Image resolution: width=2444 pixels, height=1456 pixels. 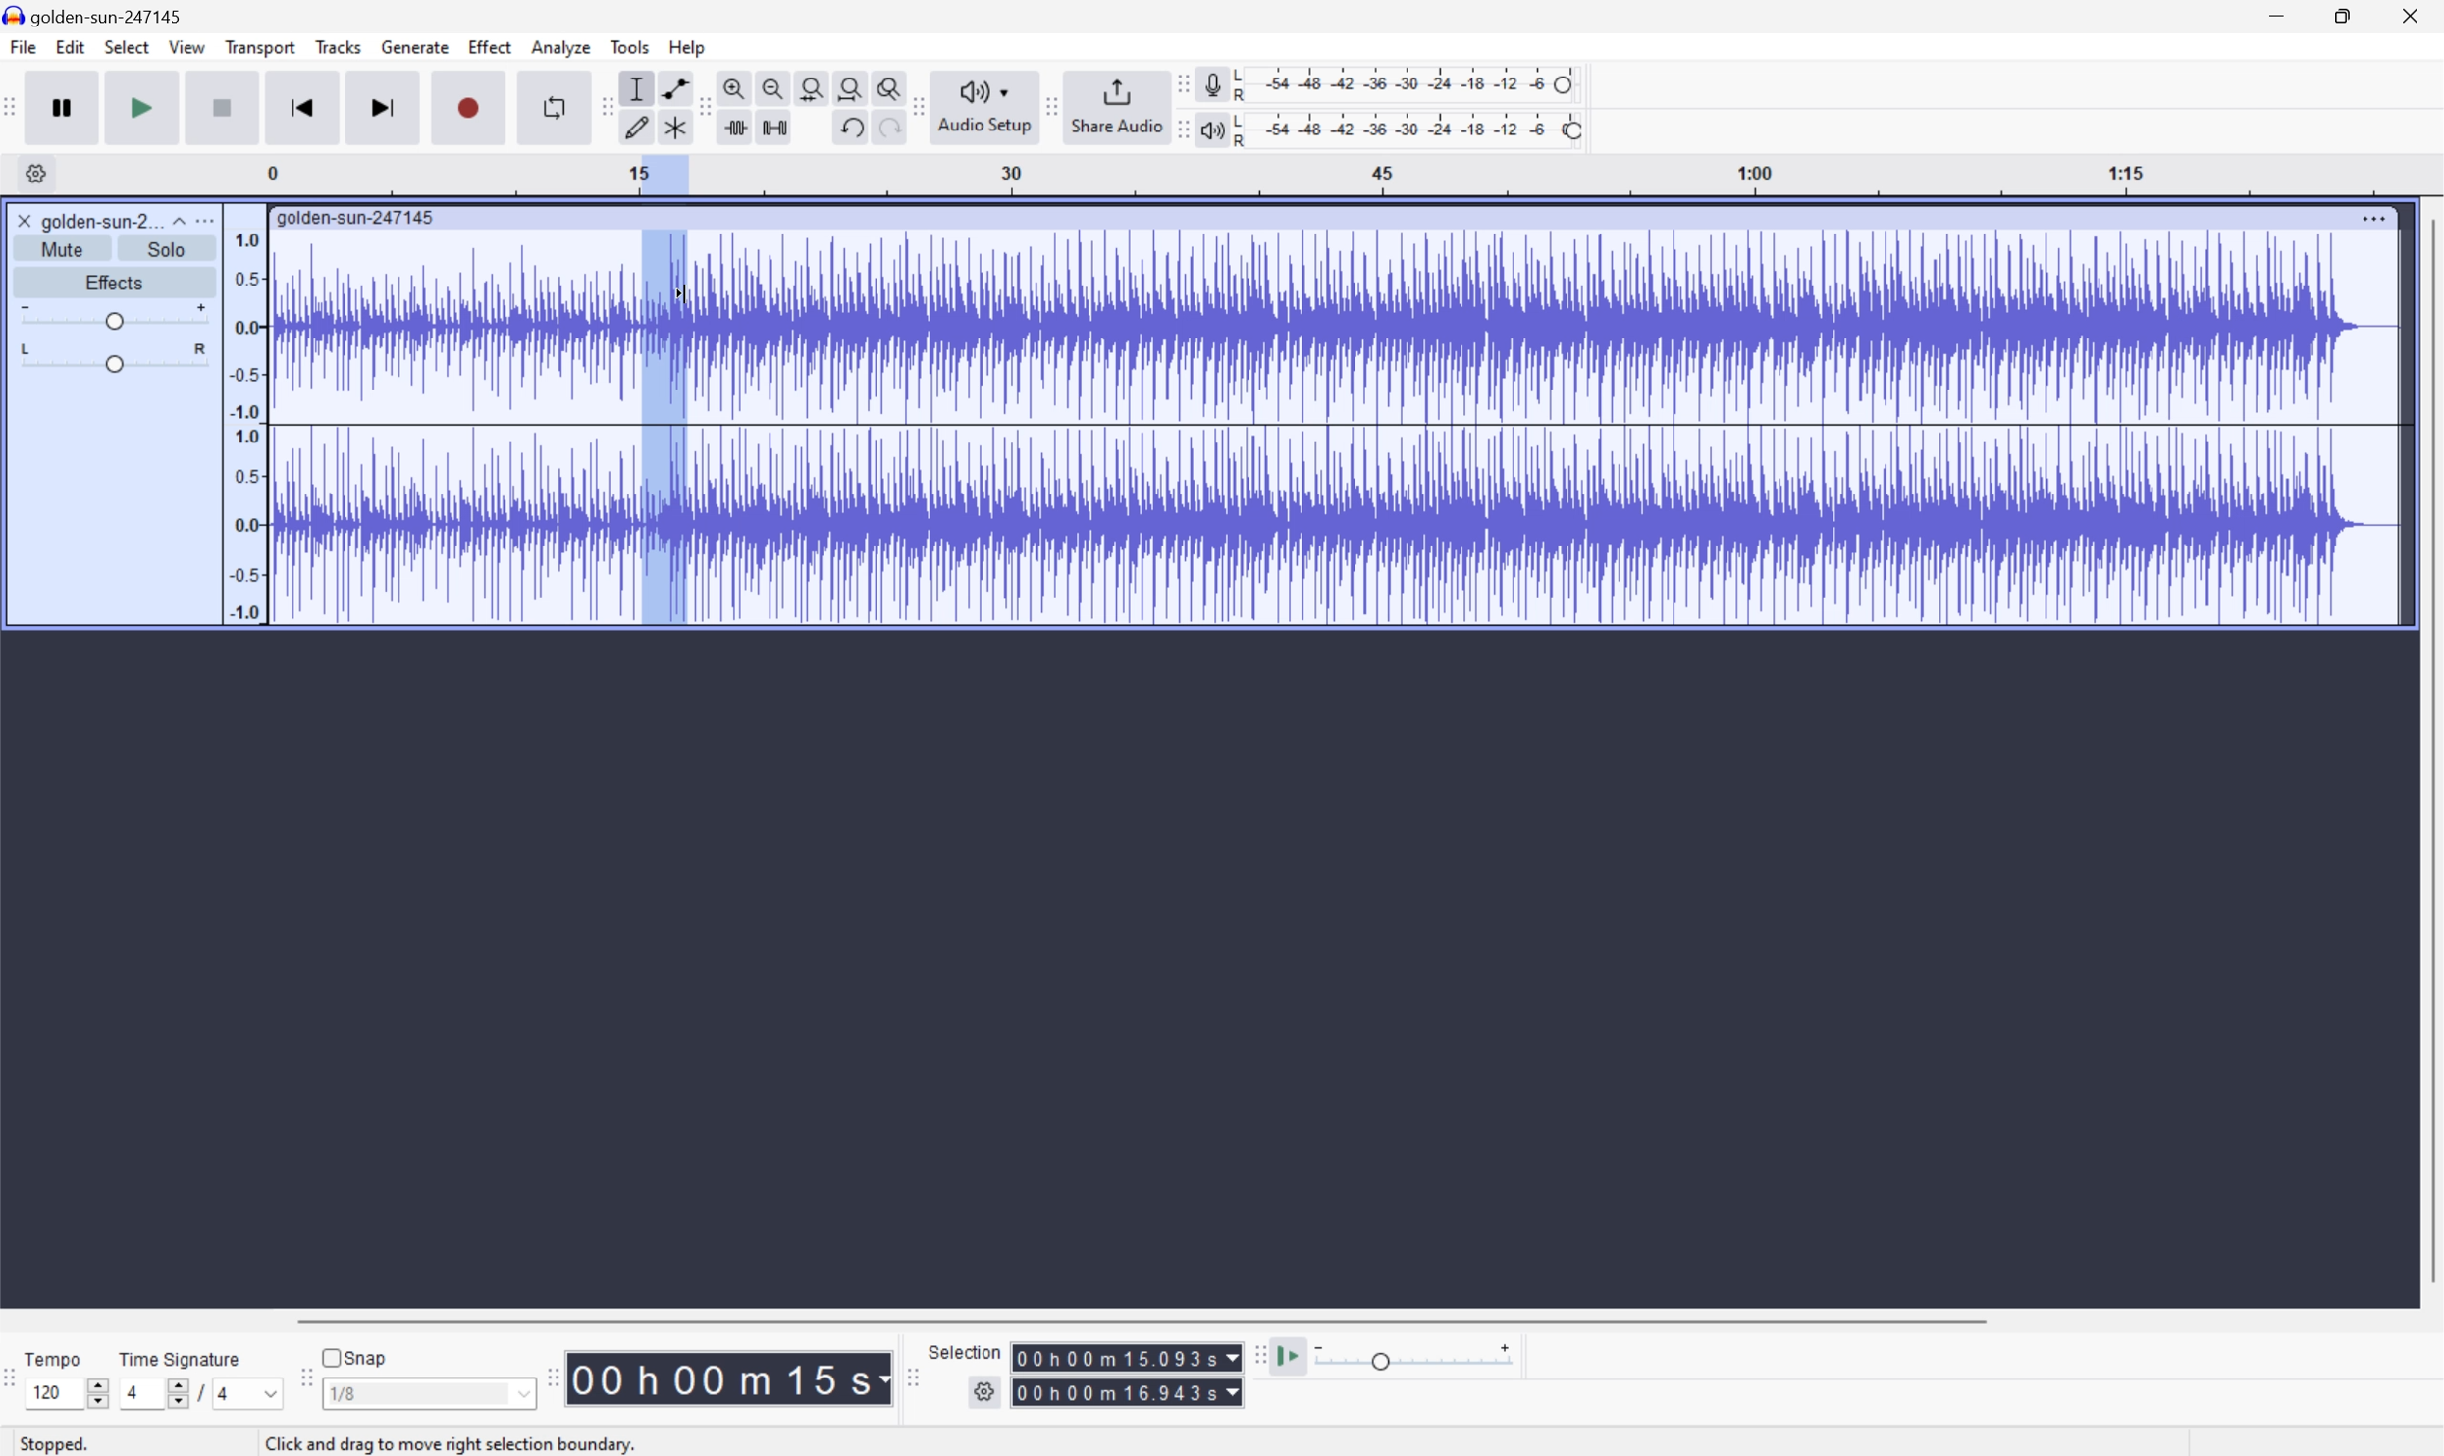 What do you see at coordinates (550, 105) in the screenshot?
I see `Enable looping` at bounding box center [550, 105].